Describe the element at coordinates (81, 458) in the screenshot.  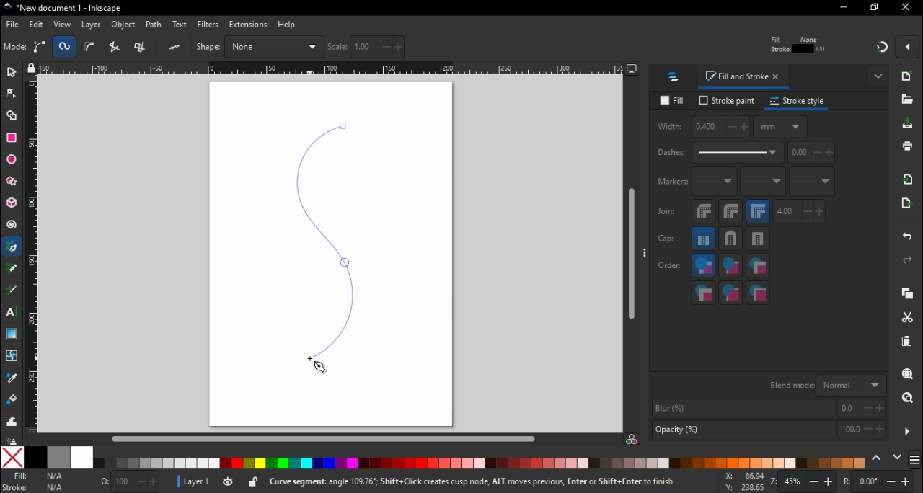
I see `white` at that location.